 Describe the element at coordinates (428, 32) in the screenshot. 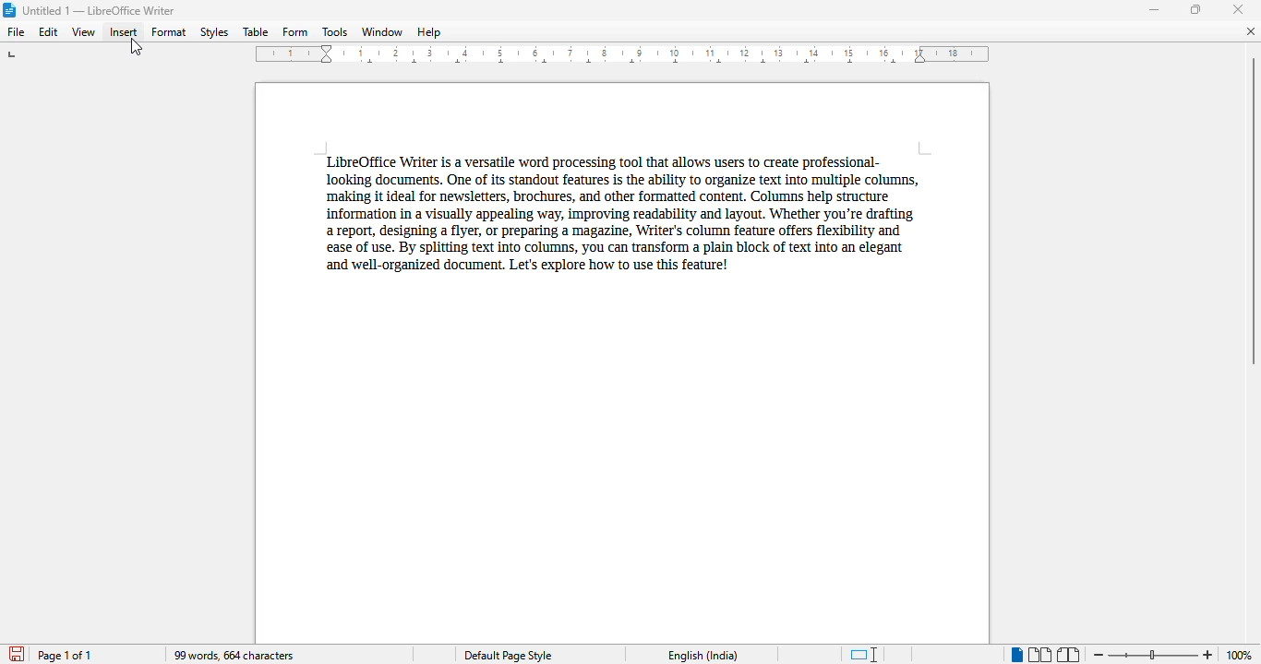

I see `help` at that location.